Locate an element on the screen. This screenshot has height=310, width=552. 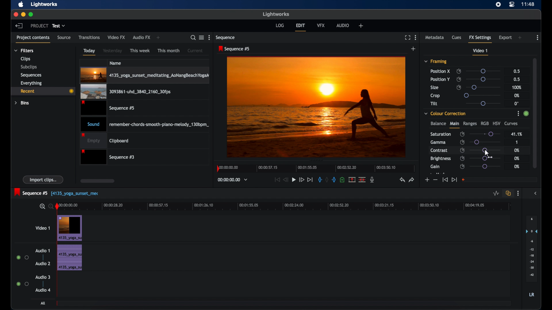
slider is located at coordinates (483, 71).